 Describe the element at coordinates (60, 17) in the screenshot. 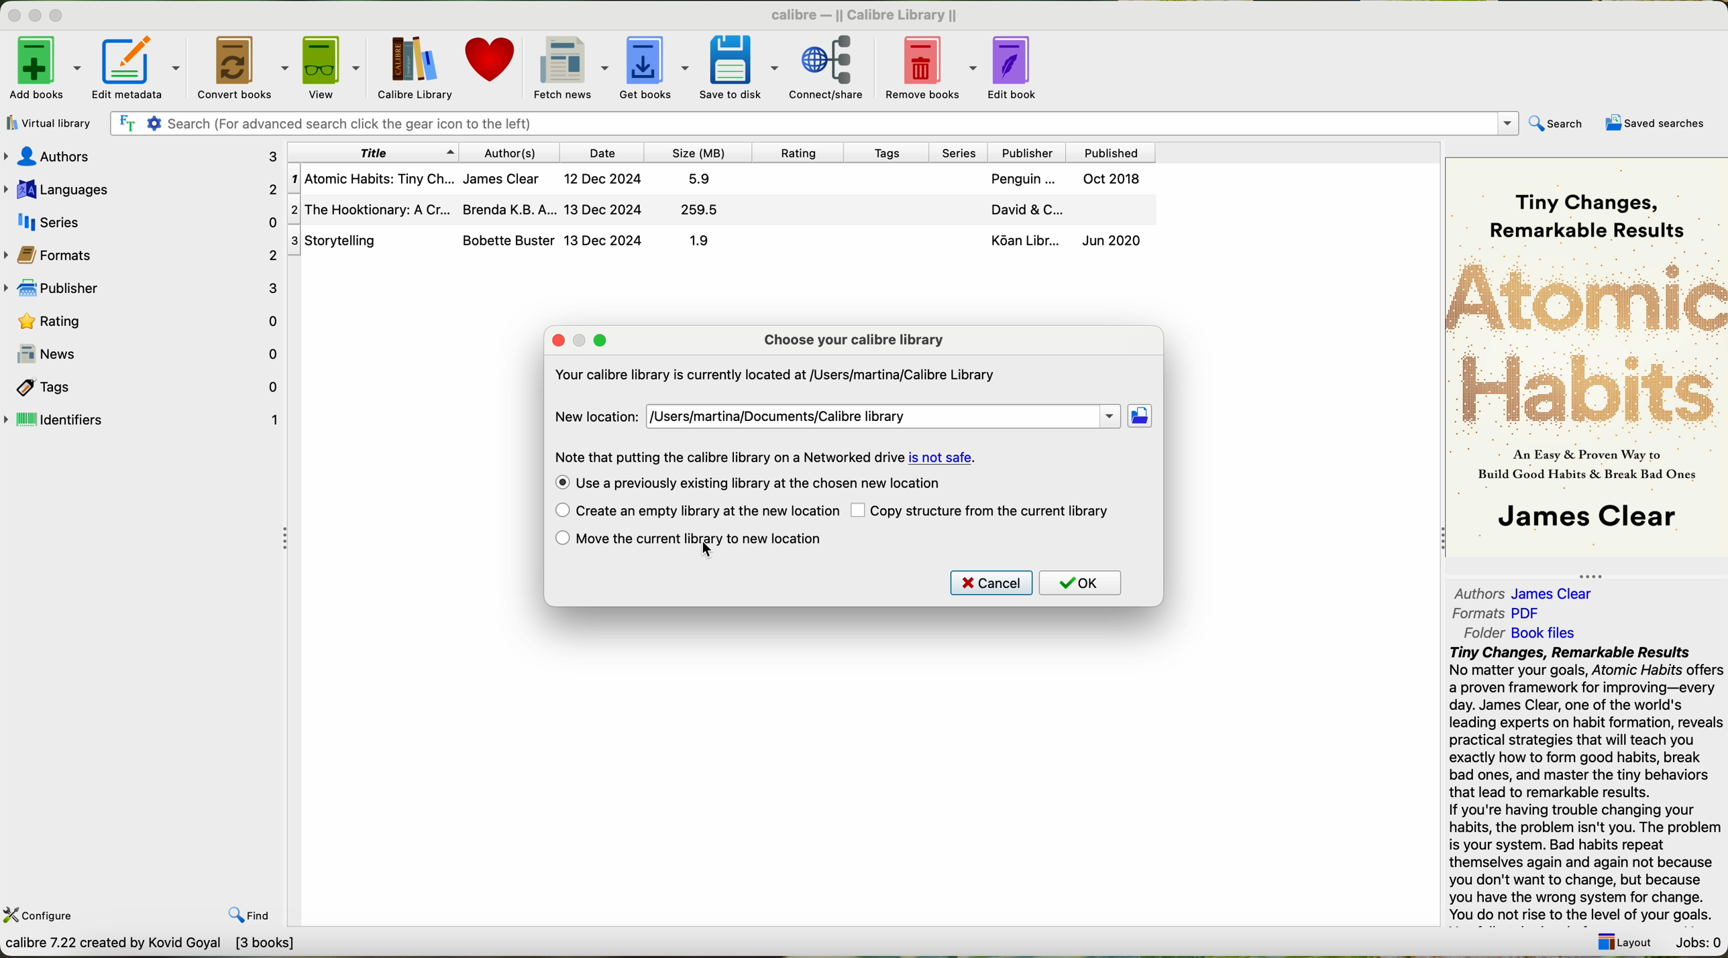

I see `maximize window` at that location.